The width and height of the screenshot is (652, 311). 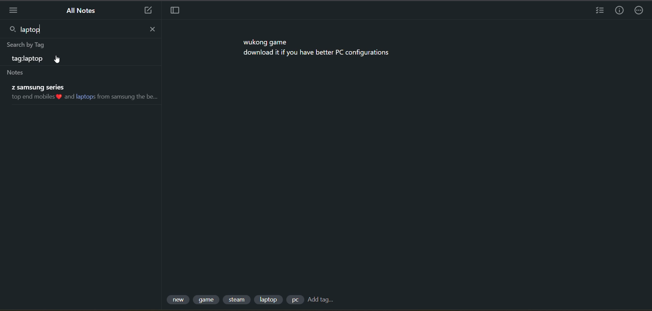 I want to click on search, so click(x=11, y=29).